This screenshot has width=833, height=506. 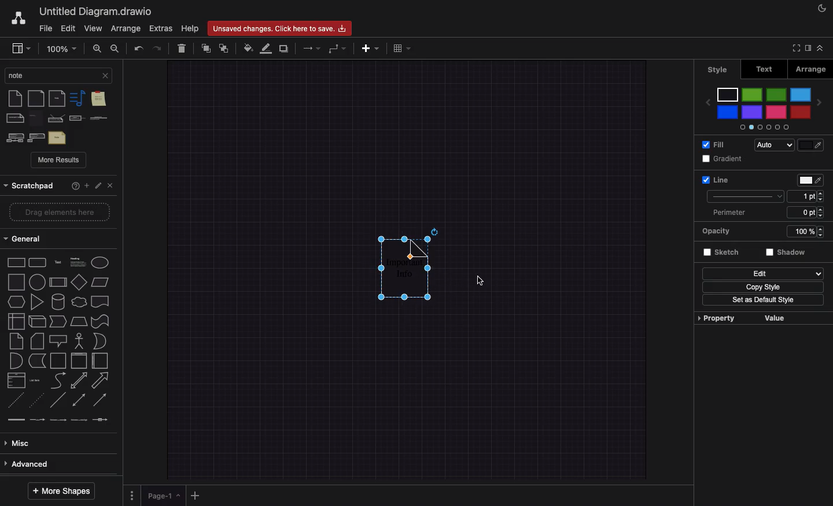 What do you see at coordinates (38, 423) in the screenshot?
I see `connector with label` at bounding box center [38, 423].